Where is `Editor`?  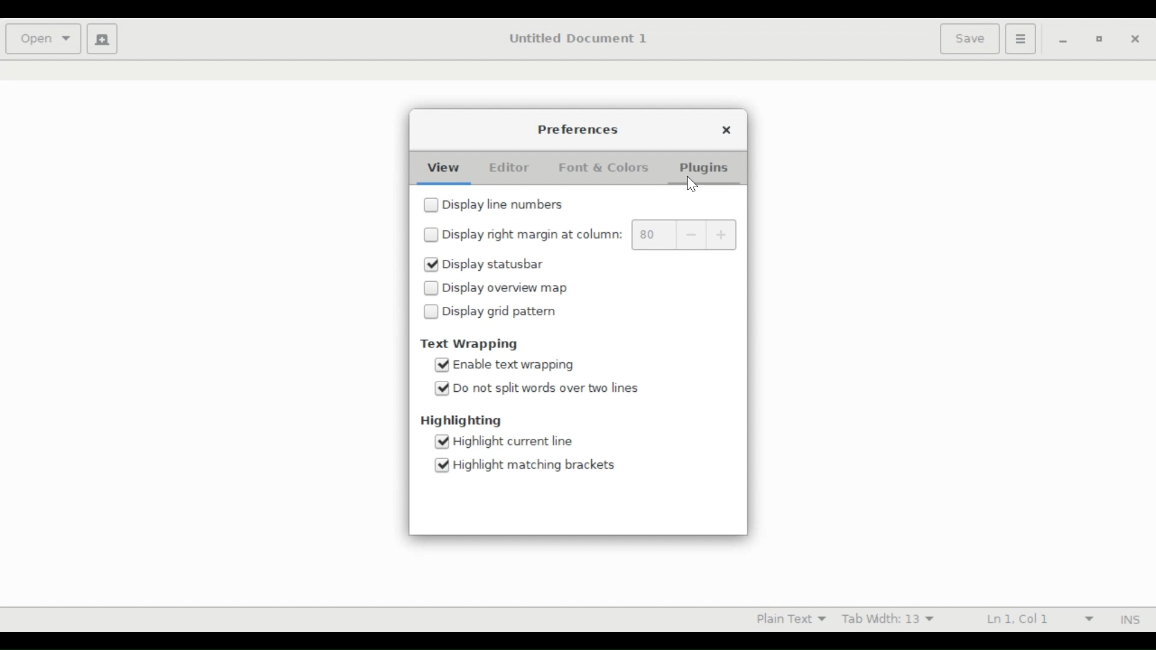
Editor is located at coordinates (510, 167).